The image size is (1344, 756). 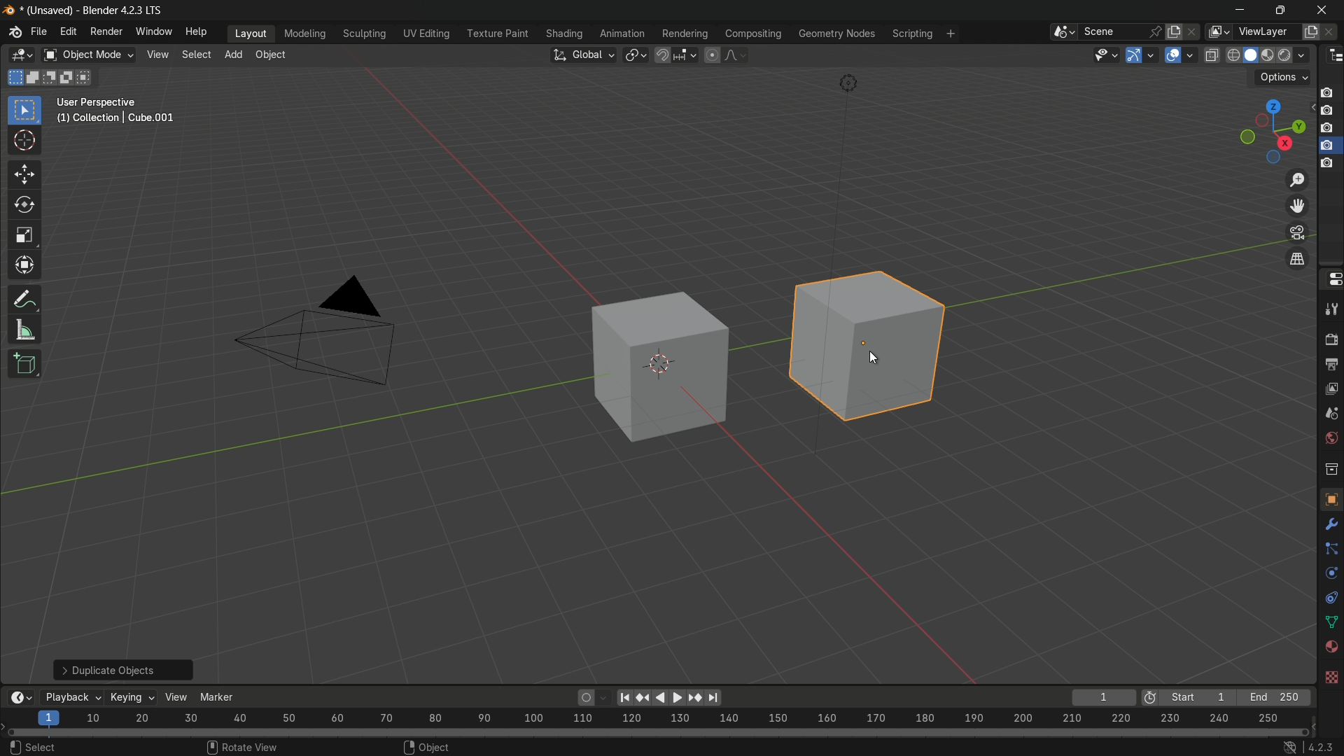 I want to click on file menu, so click(x=38, y=31).